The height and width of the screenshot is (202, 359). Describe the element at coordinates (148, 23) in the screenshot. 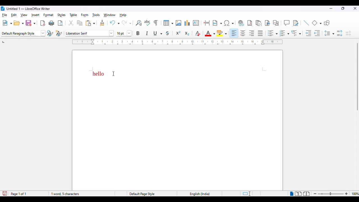

I see `check spelling` at that location.